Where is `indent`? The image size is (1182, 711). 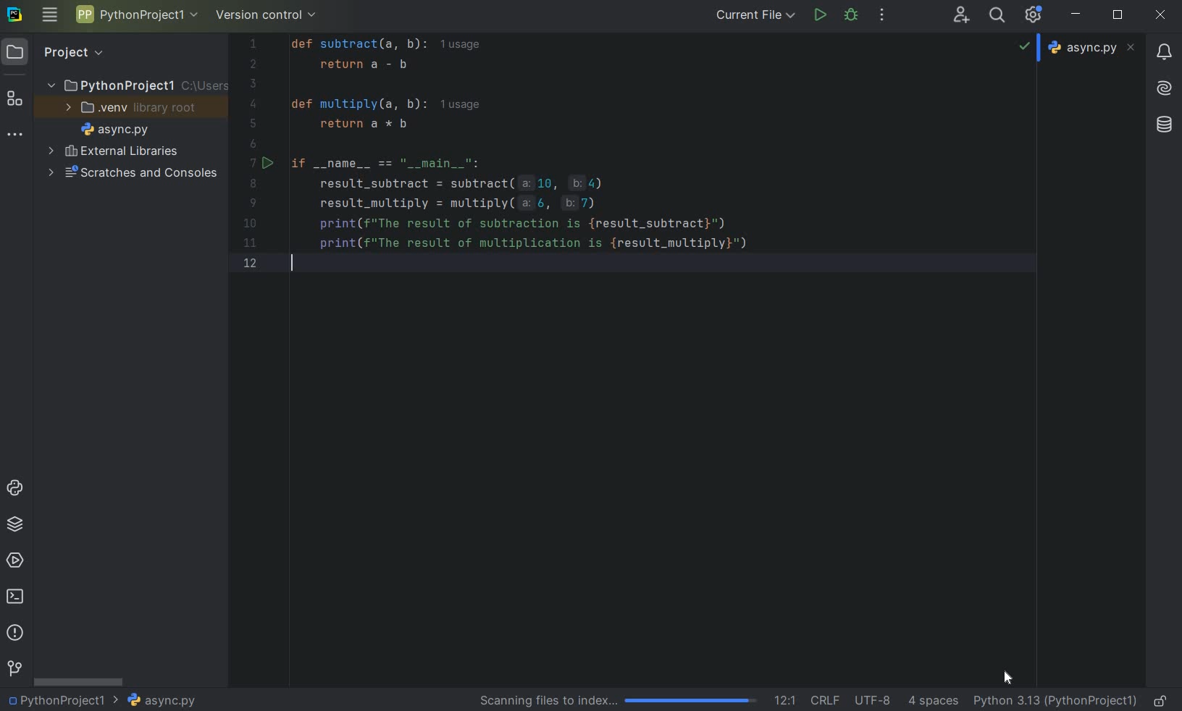
indent is located at coordinates (934, 702).